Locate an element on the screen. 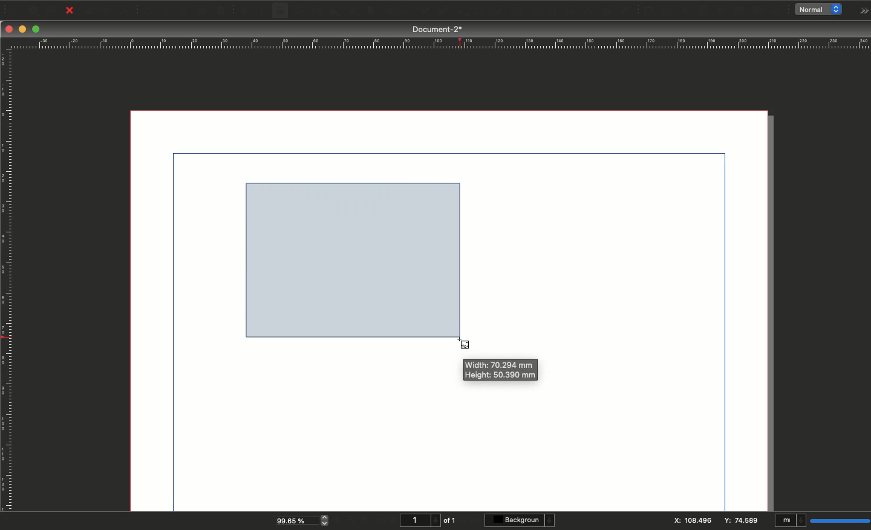 The image size is (871, 530). Paste is located at coordinates (224, 11).